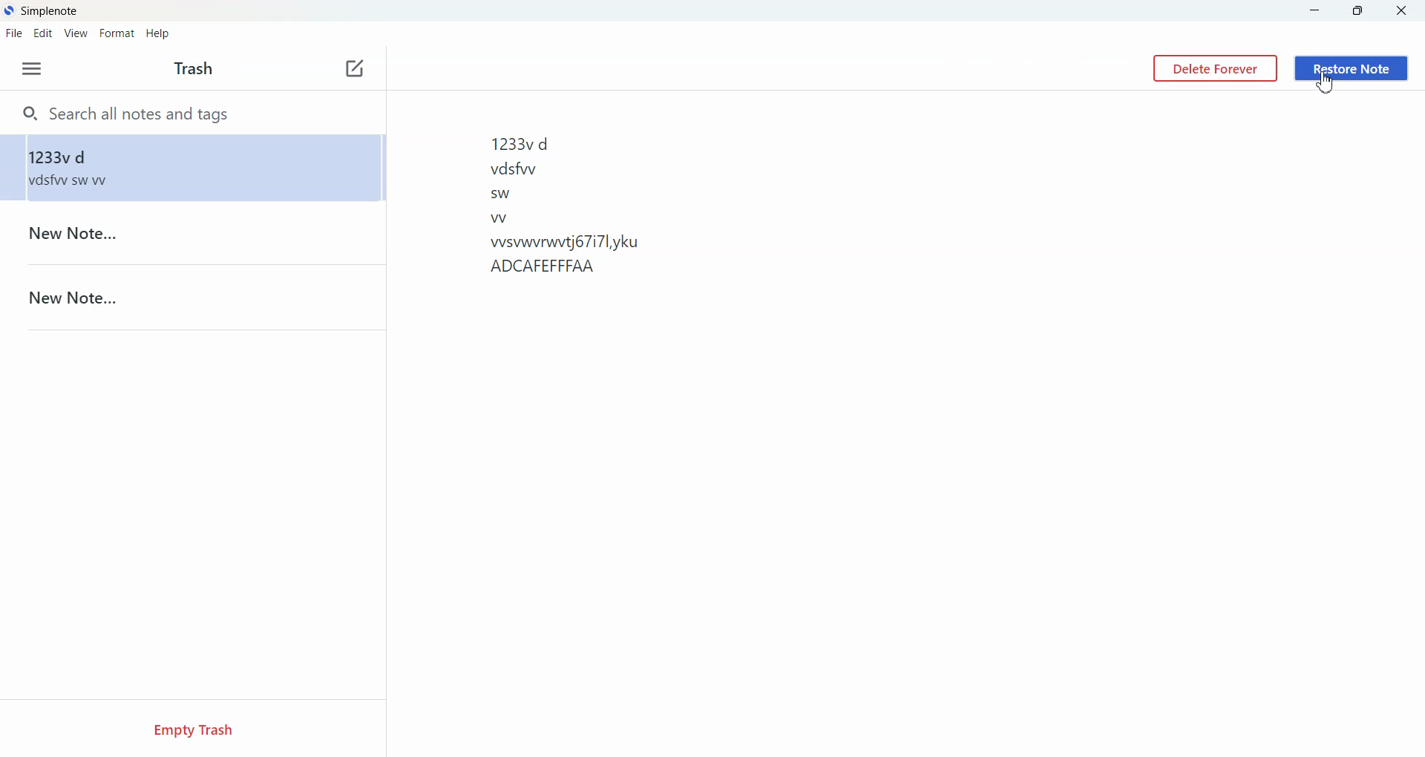 The height and width of the screenshot is (757, 1425). What do you see at coordinates (157, 32) in the screenshot?
I see `Help` at bounding box center [157, 32].